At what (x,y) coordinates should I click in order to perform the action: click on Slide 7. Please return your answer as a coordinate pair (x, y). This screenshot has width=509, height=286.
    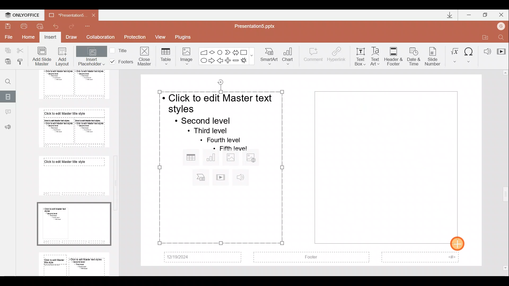
    Looking at the image, I should click on (72, 176).